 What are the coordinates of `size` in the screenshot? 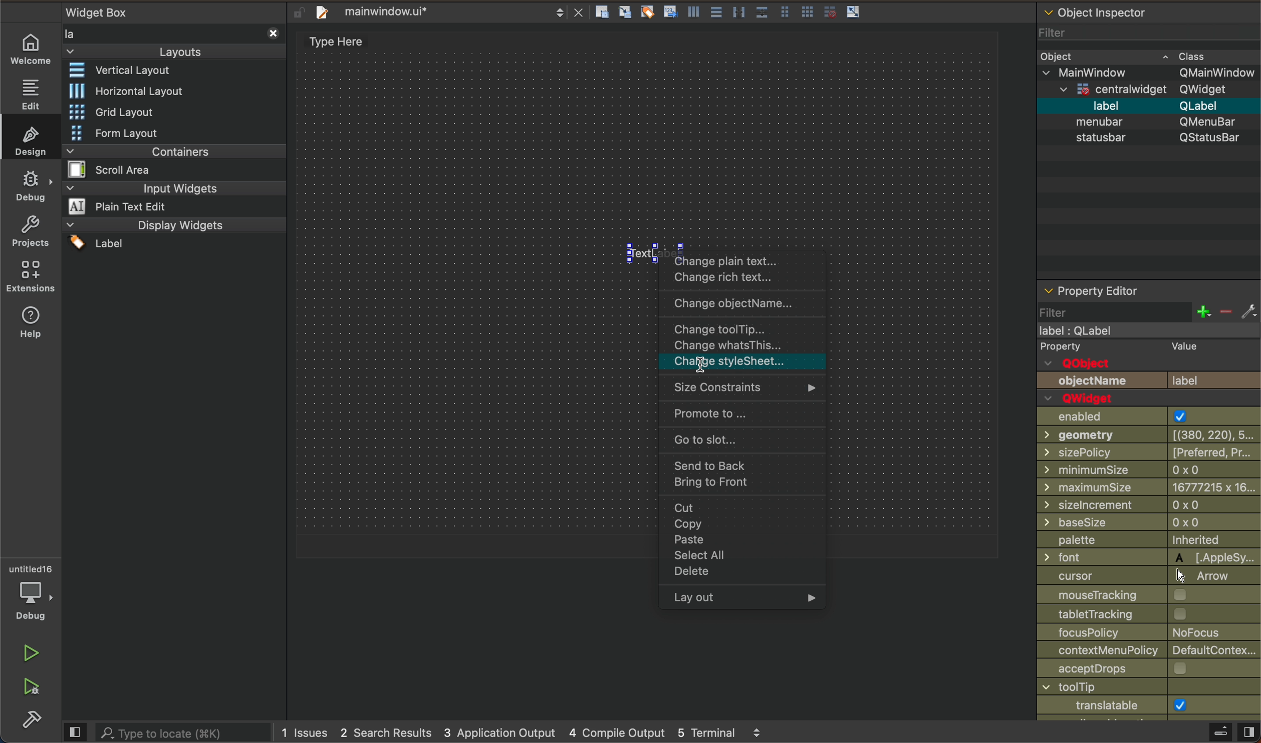 It's located at (1139, 472).